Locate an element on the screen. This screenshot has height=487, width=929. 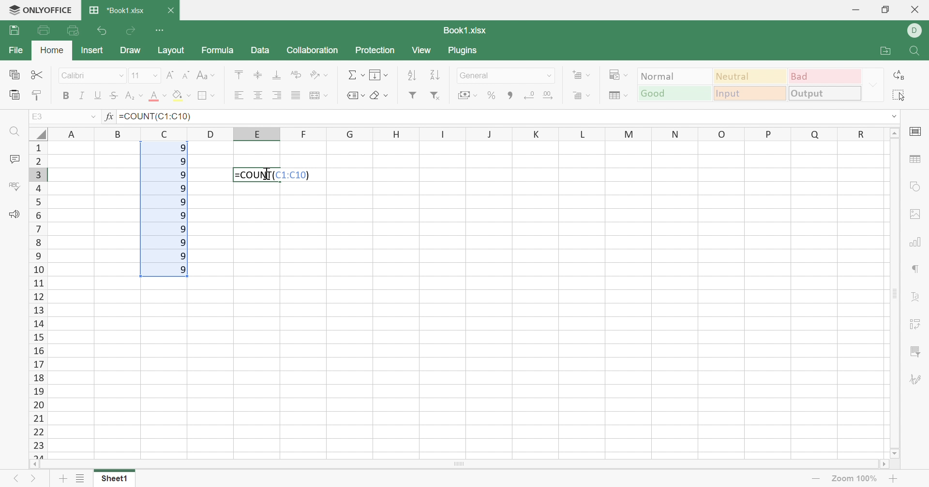
Drop Down is located at coordinates (155, 75).